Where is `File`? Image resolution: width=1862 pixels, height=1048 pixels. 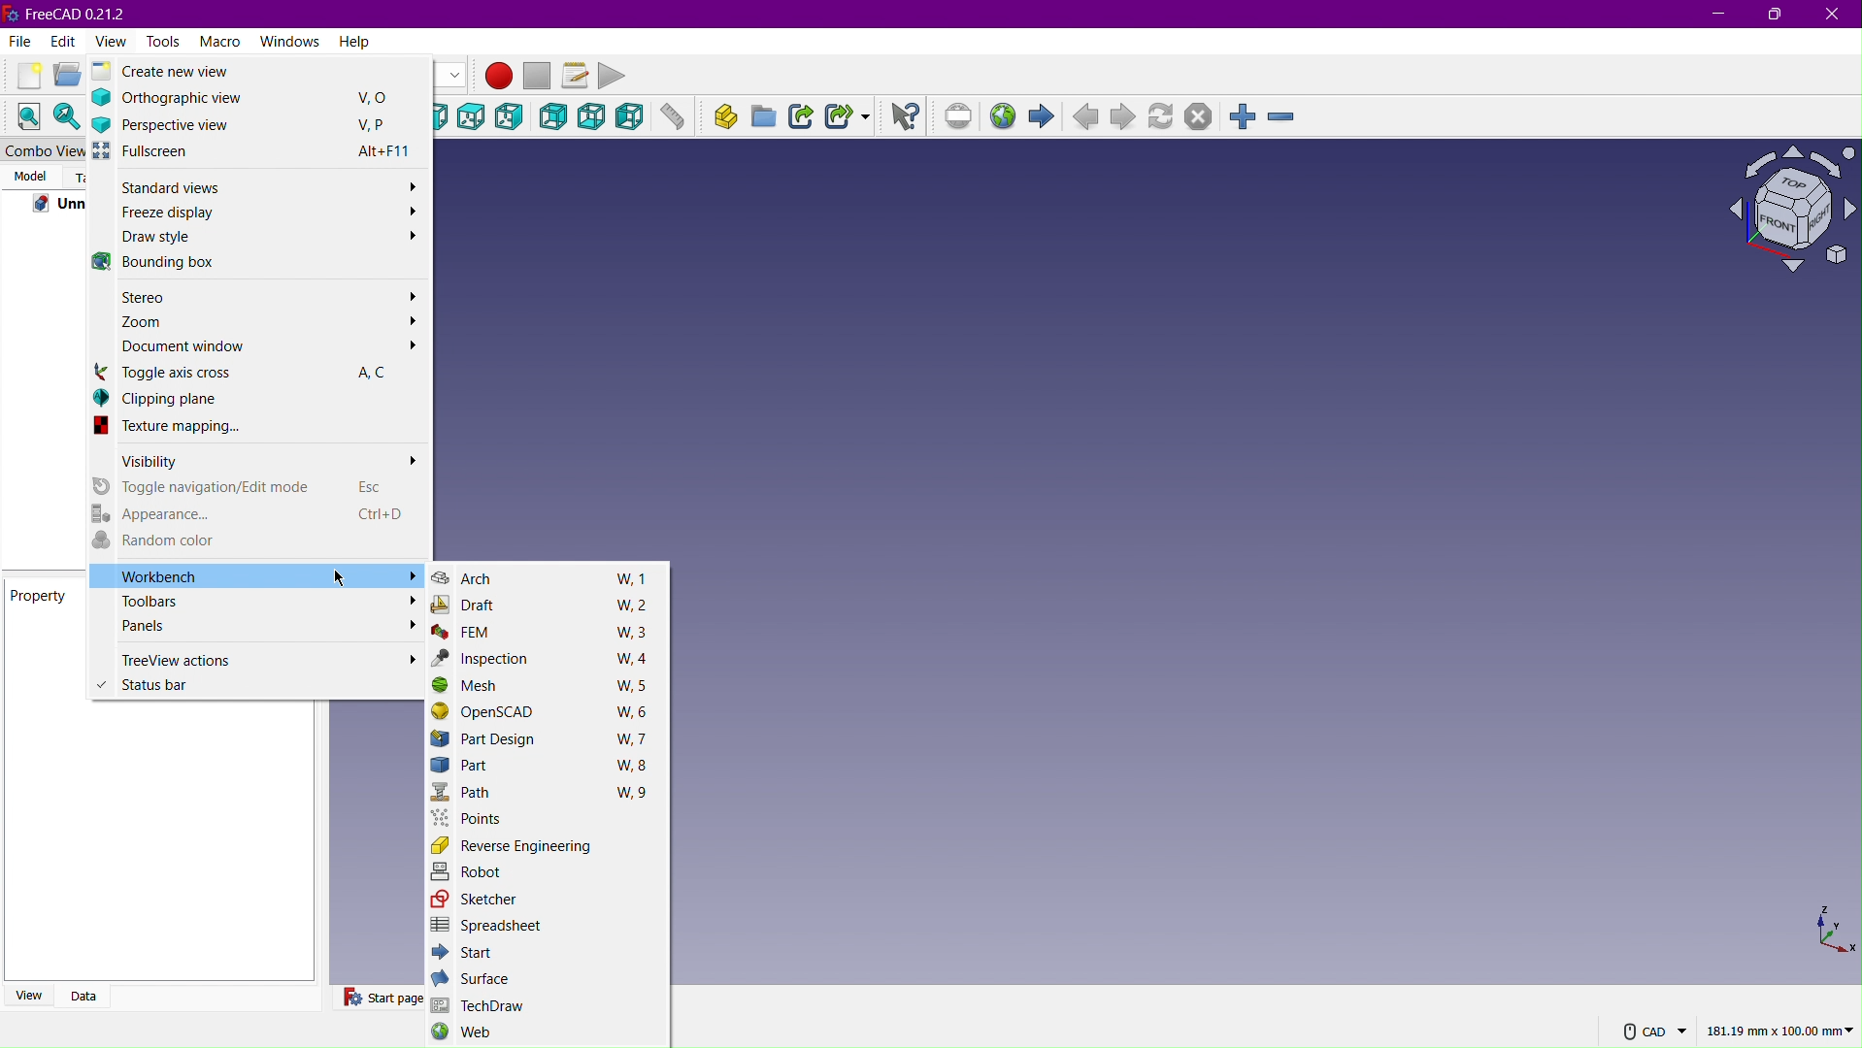
File is located at coordinates (18, 42).